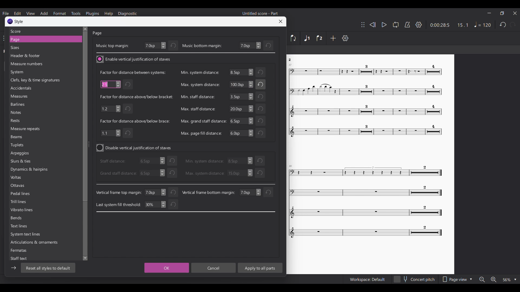 This screenshot has width=520, height=292. What do you see at coordinates (108, 14) in the screenshot?
I see `Help menu` at bounding box center [108, 14].